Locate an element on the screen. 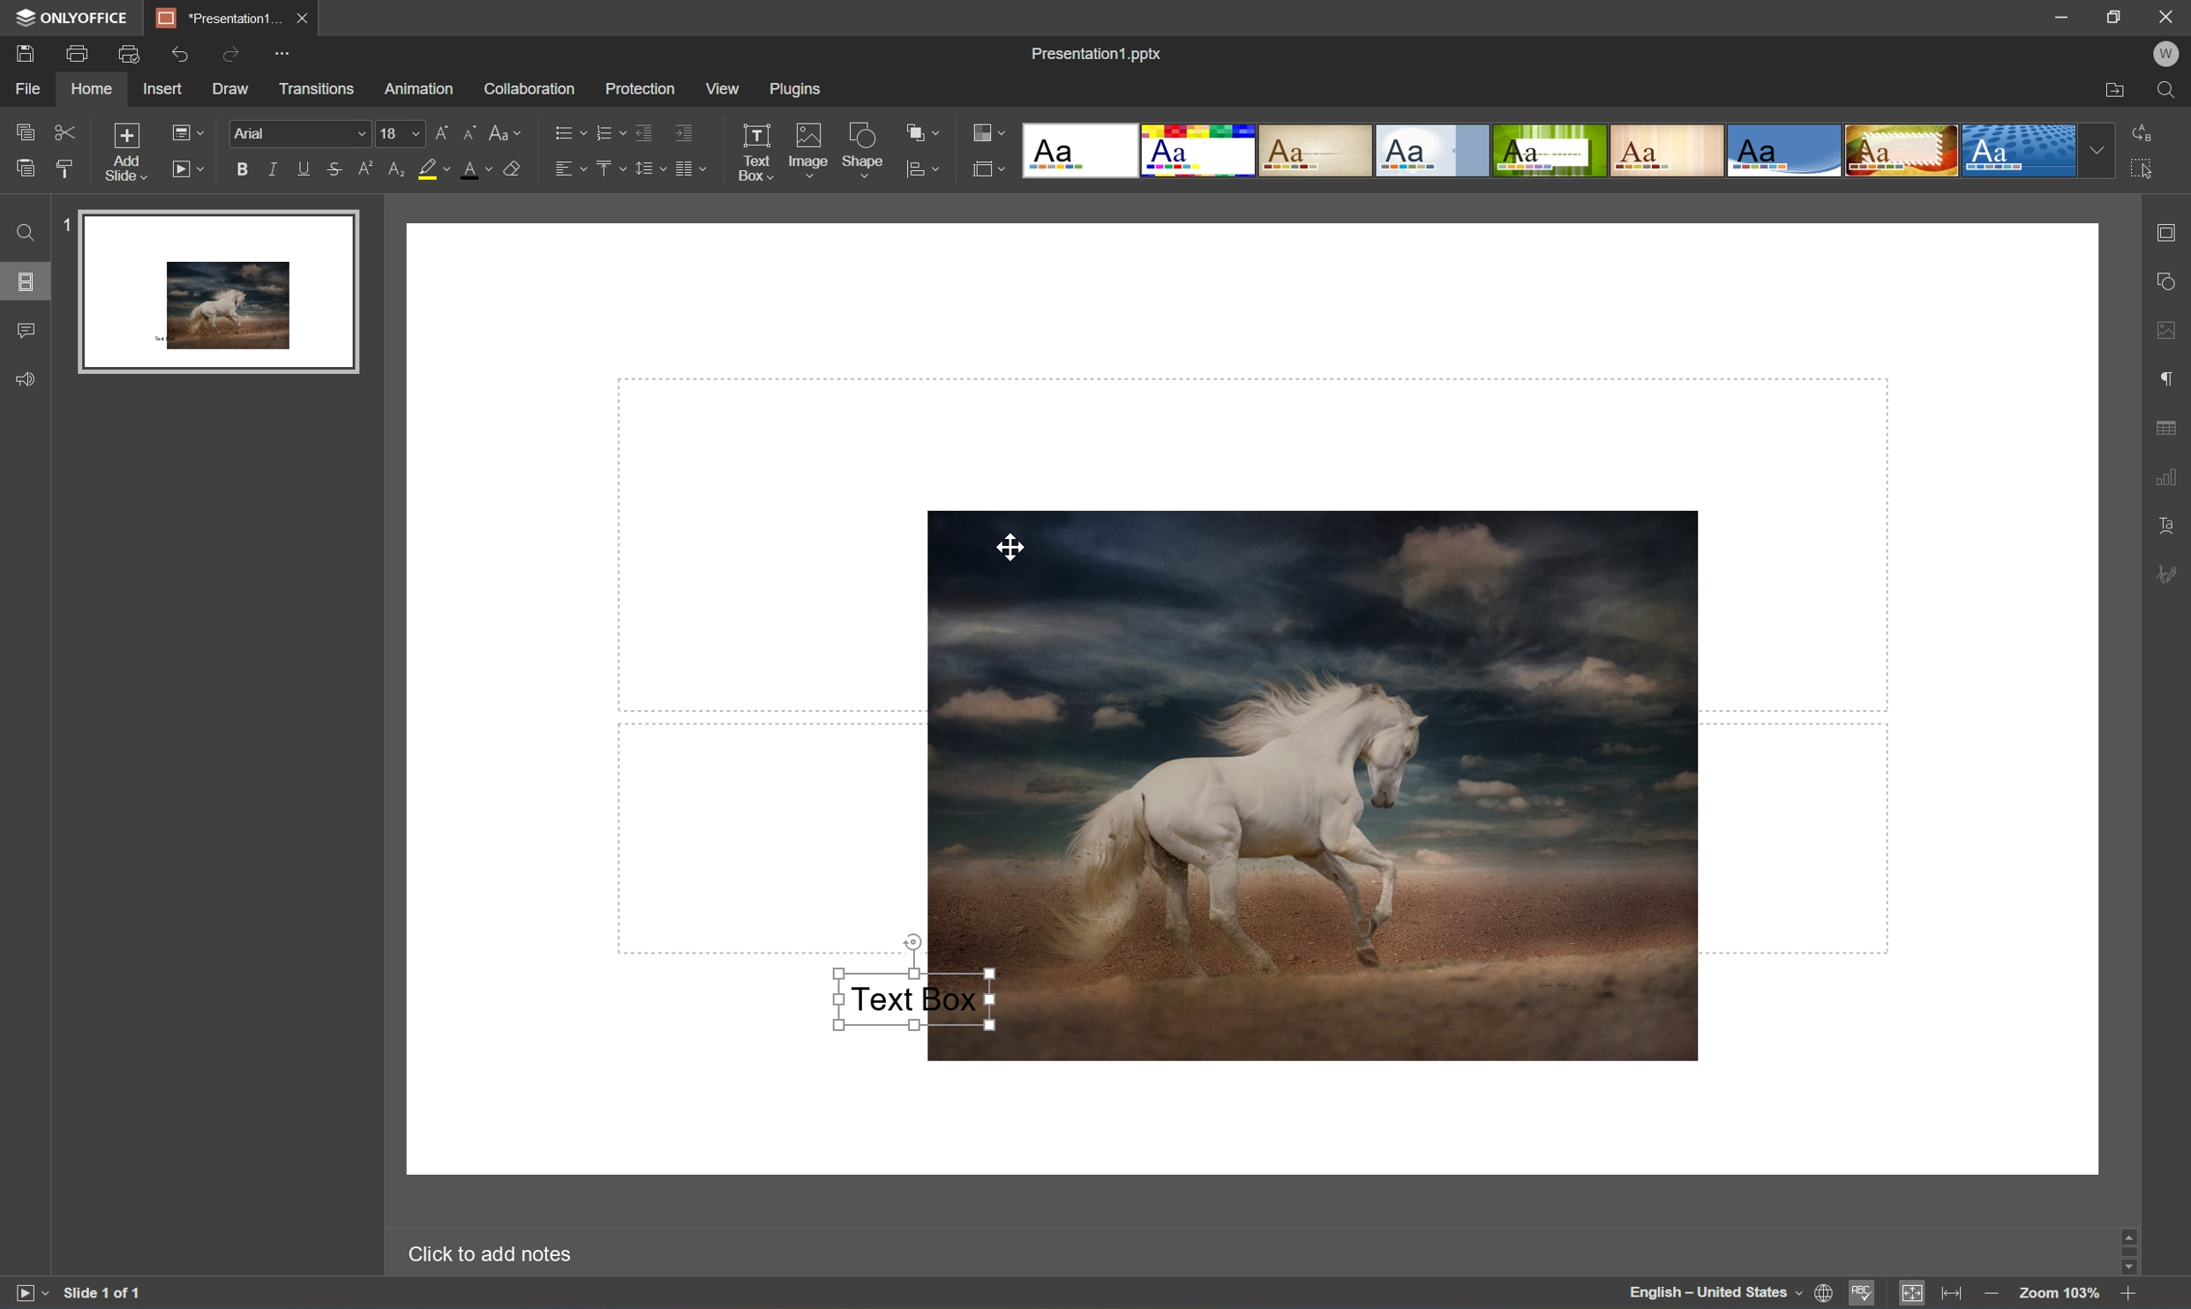  Customize quick access toolbar is located at coordinates (283, 56).